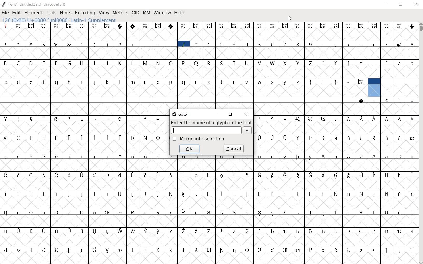  I want to click on Symbol, so click(121, 212).